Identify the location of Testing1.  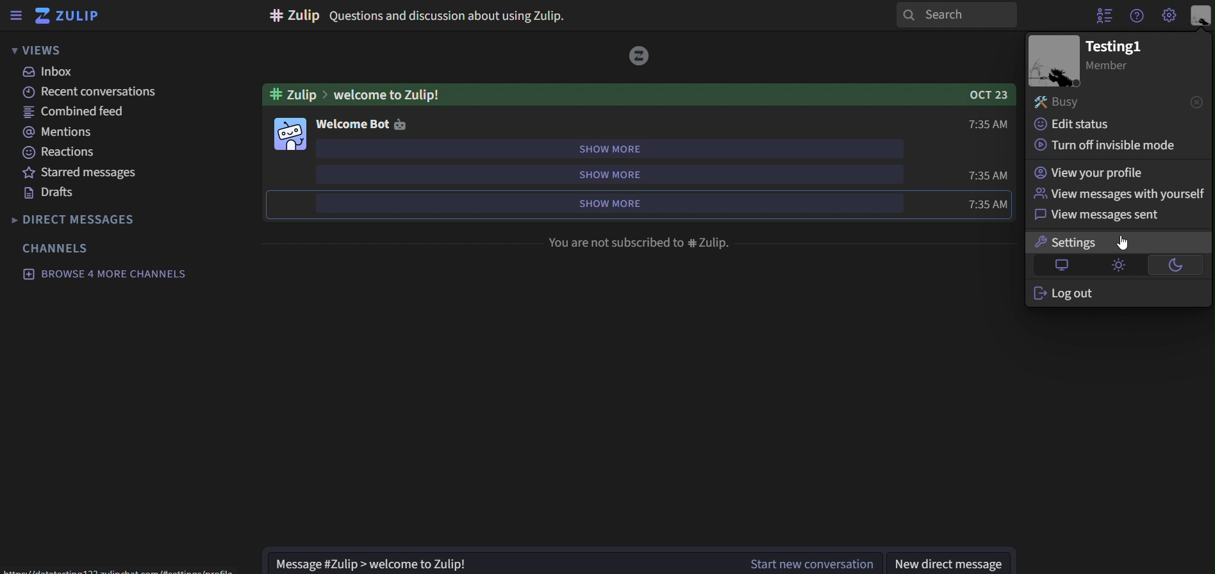
(1123, 44).